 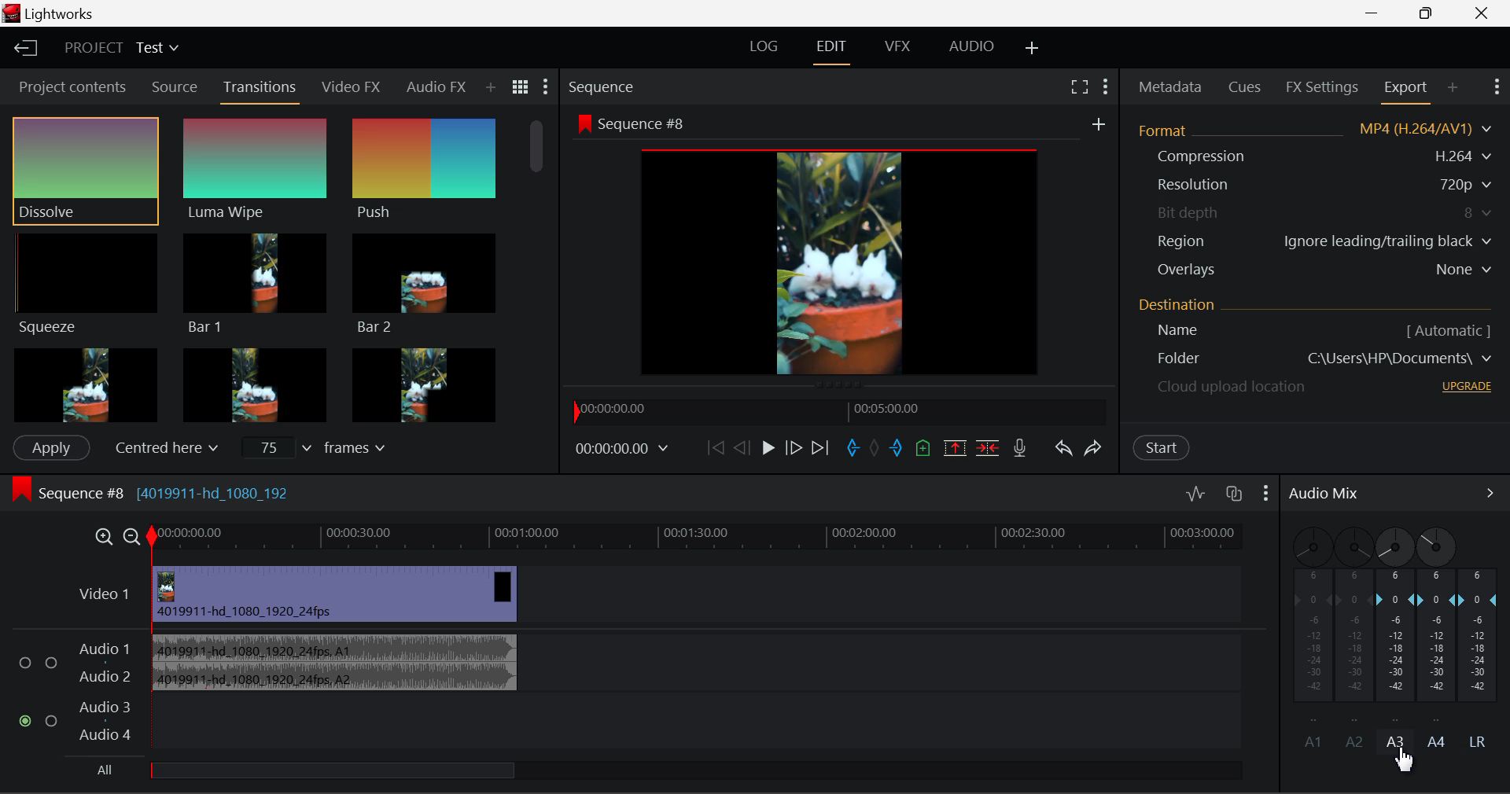 I want to click on All, so click(x=311, y=774).